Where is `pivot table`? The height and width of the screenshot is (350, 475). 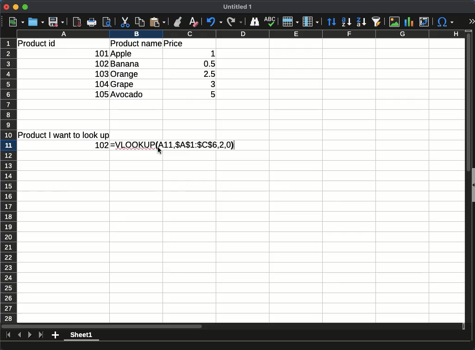
pivot table is located at coordinates (425, 22).